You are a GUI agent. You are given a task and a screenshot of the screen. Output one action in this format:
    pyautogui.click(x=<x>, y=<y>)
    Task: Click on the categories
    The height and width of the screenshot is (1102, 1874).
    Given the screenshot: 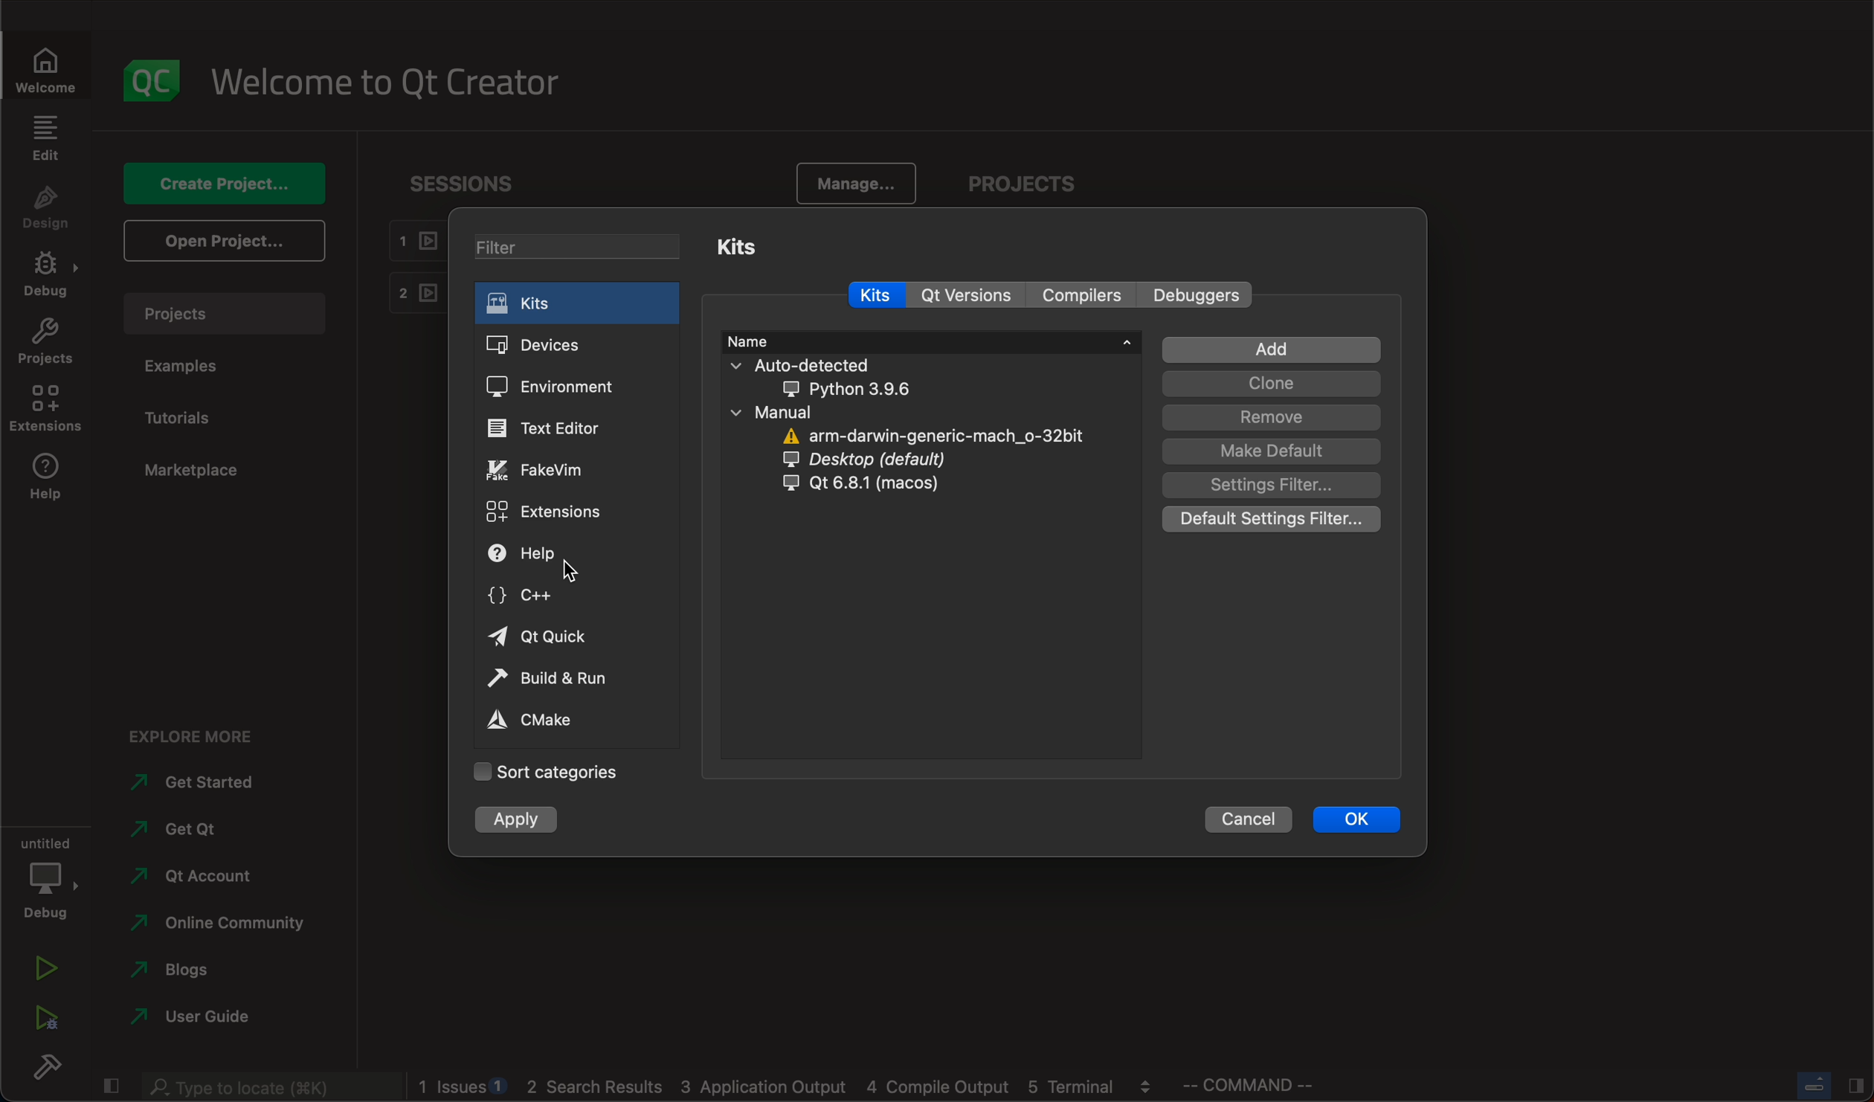 What is the action you would take?
    pyautogui.click(x=551, y=774)
    